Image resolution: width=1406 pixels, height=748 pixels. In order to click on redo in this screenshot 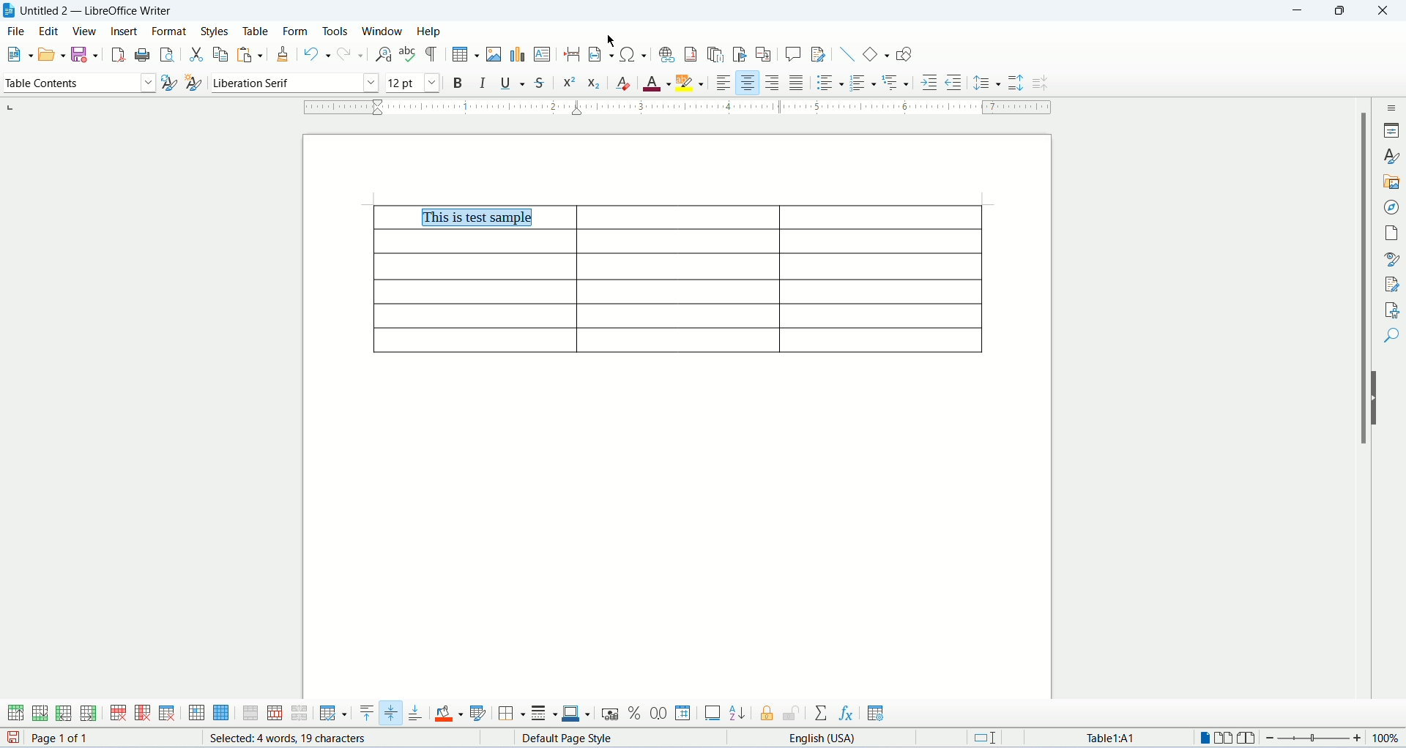, I will do `click(351, 53)`.